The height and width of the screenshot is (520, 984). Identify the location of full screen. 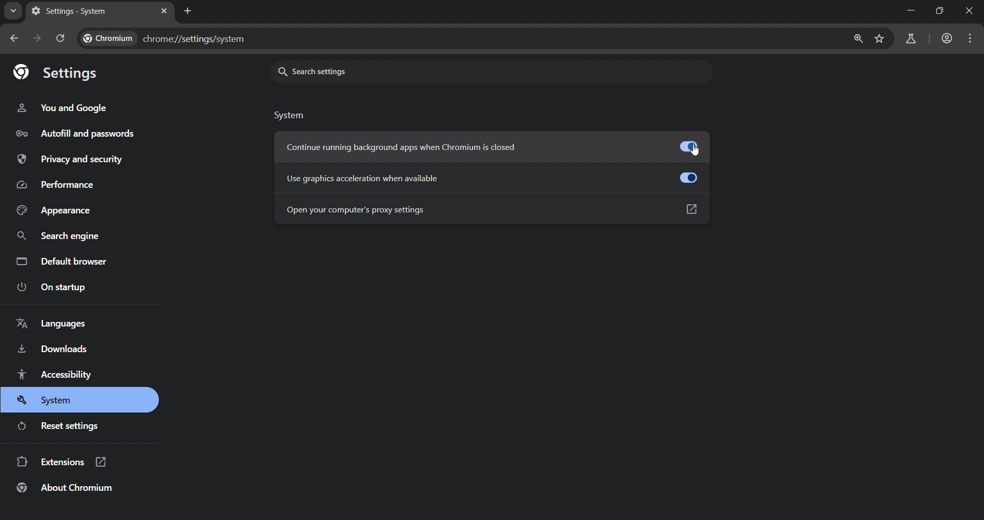
(940, 11).